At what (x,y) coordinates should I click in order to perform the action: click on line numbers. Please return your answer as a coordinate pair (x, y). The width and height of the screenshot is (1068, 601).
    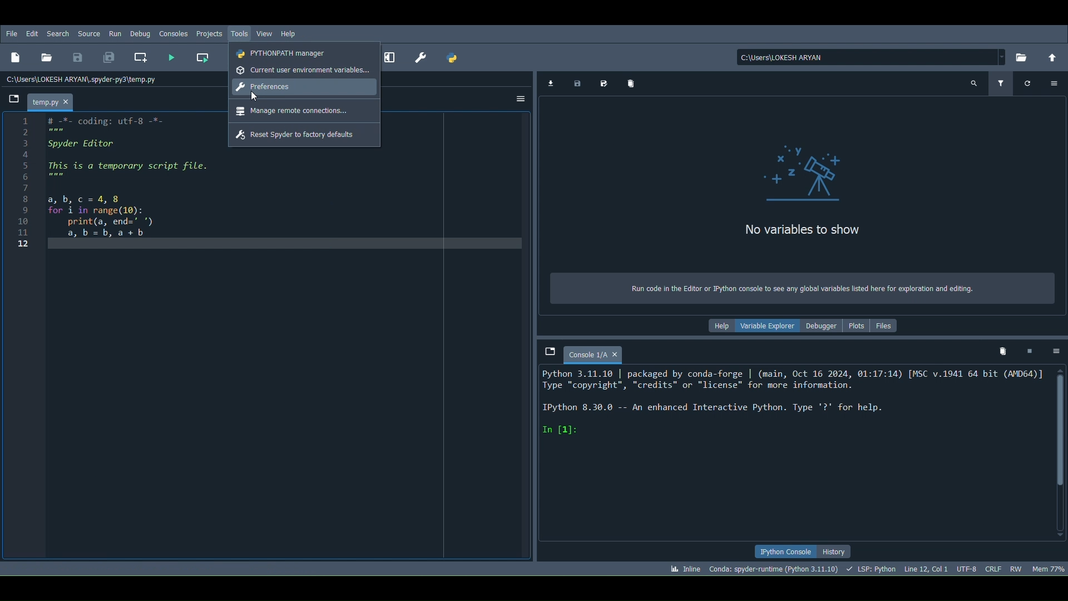
    Looking at the image, I should click on (26, 182).